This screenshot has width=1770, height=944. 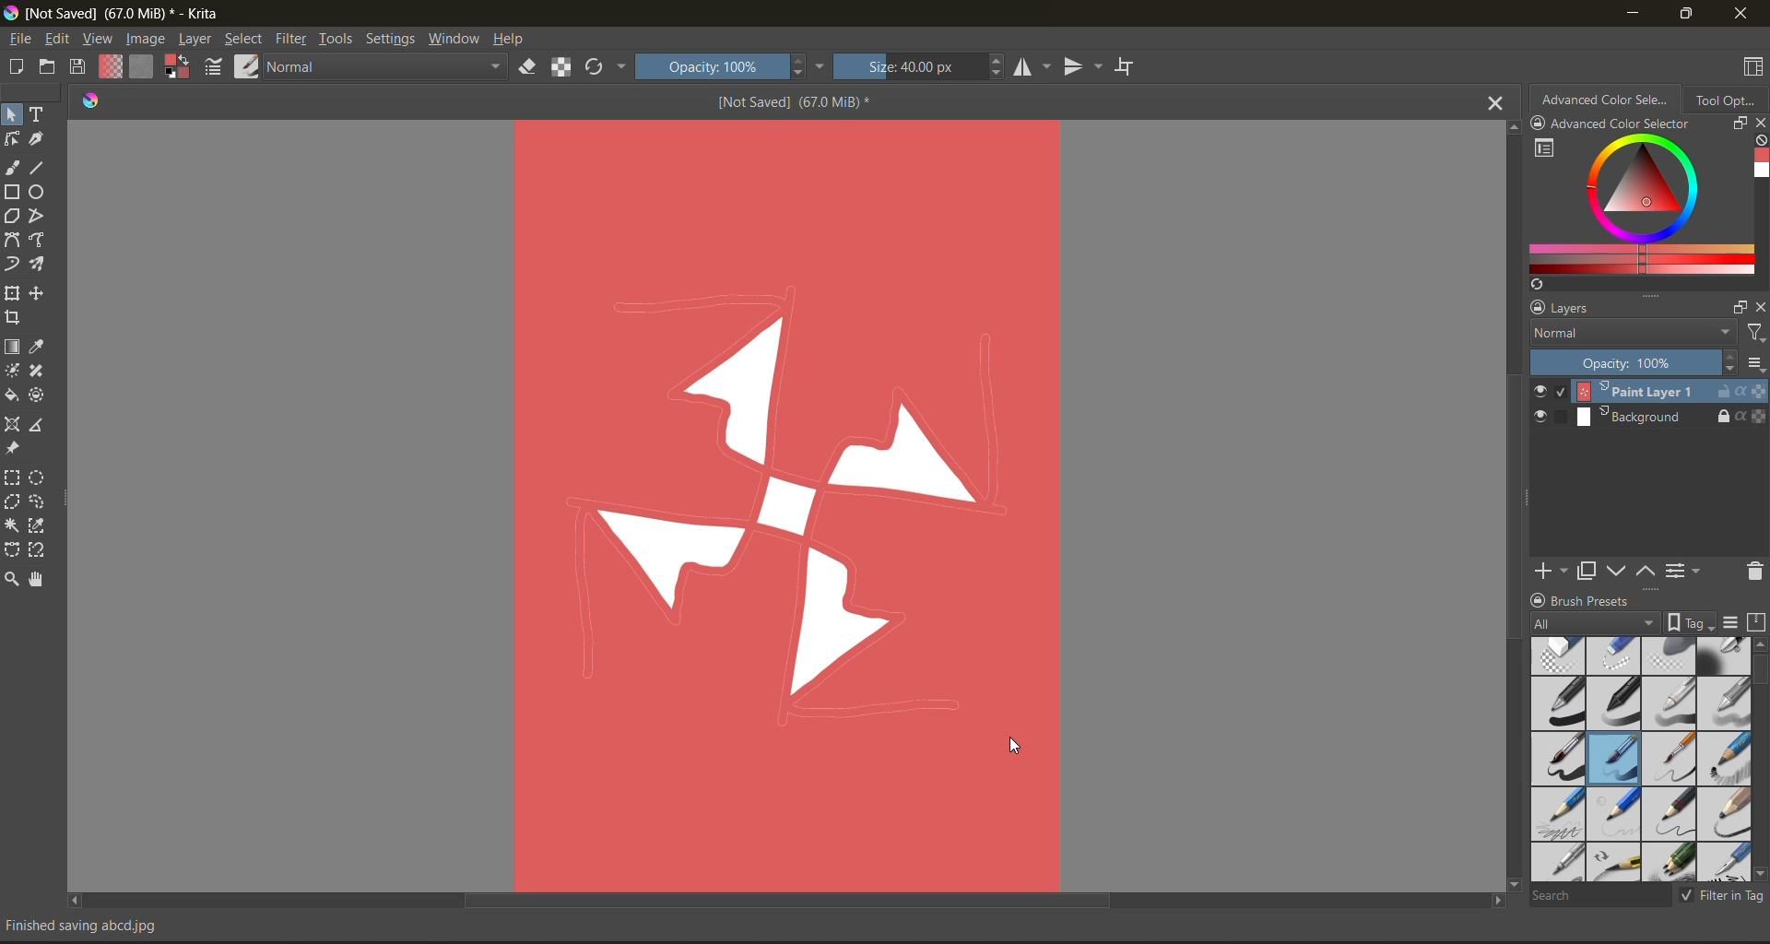 What do you see at coordinates (13, 422) in the screenshot?
I see `tools` at bounding box center [13, 422].